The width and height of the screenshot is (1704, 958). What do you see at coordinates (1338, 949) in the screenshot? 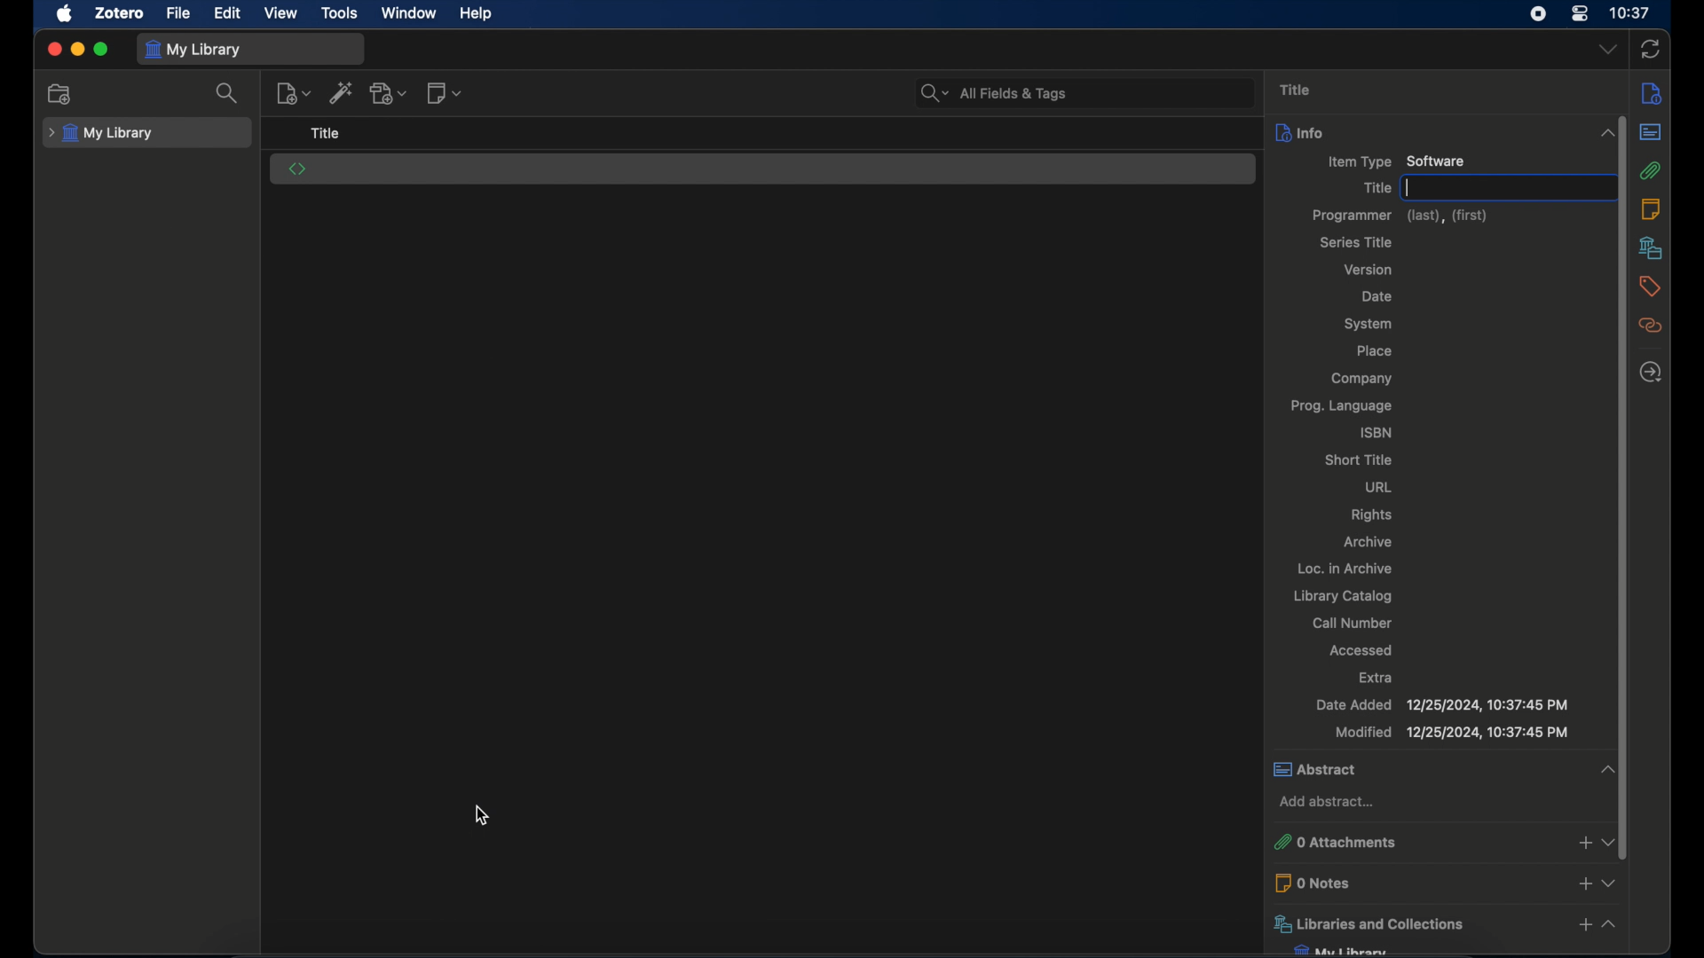
I see `my library` at bounding box center [1338, 949].